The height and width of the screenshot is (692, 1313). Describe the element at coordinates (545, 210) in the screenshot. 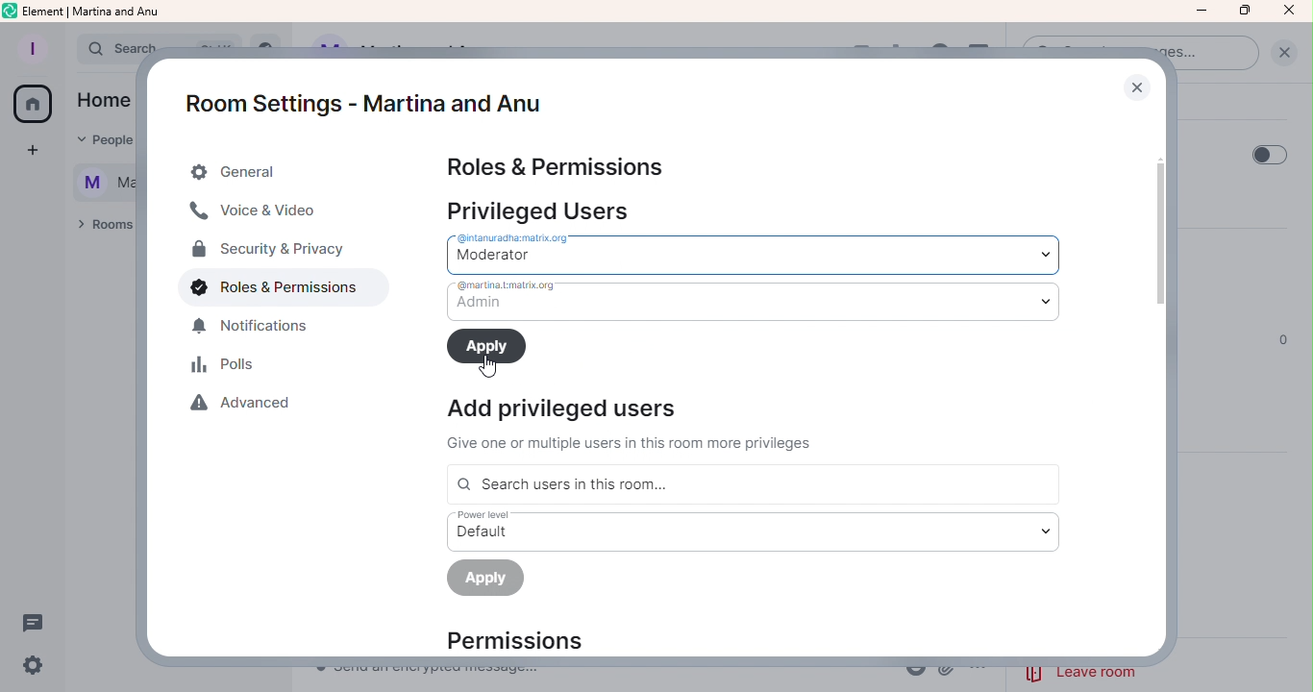

I see `Privileged users` at that location.